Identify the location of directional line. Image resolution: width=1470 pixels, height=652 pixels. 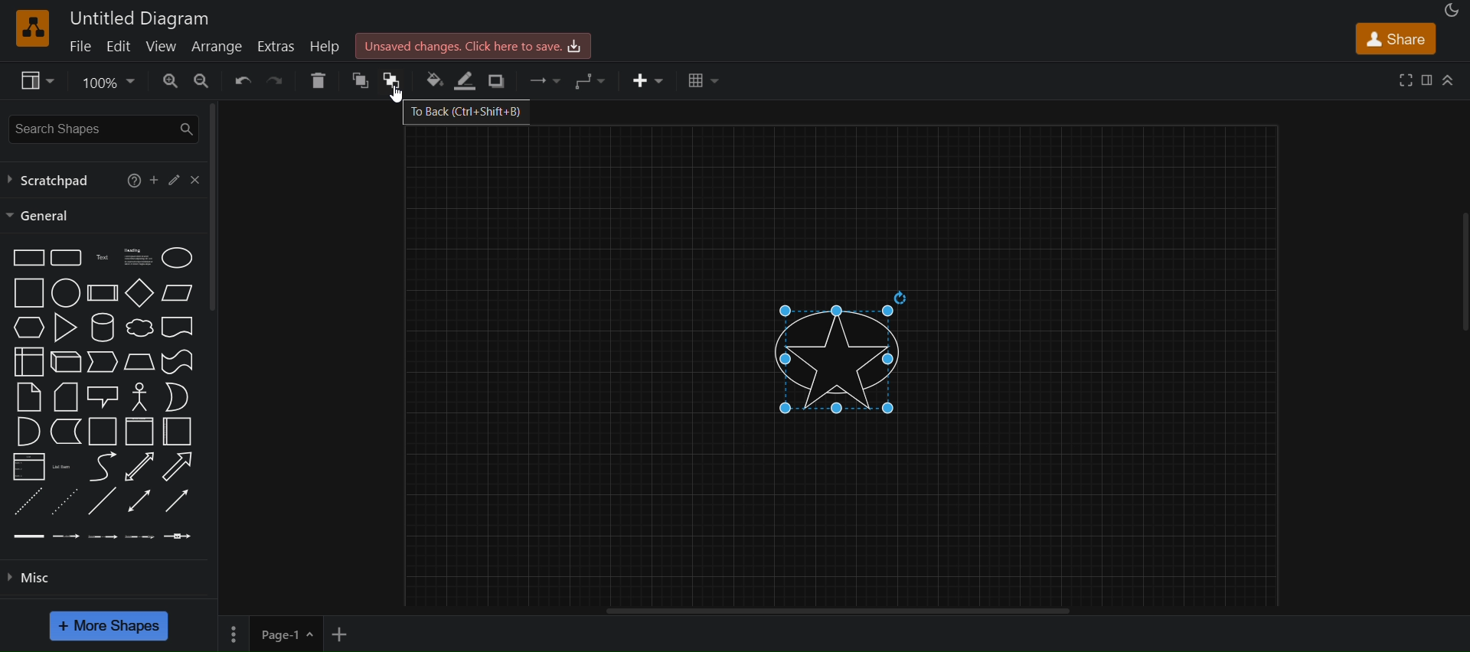
(177, 500).